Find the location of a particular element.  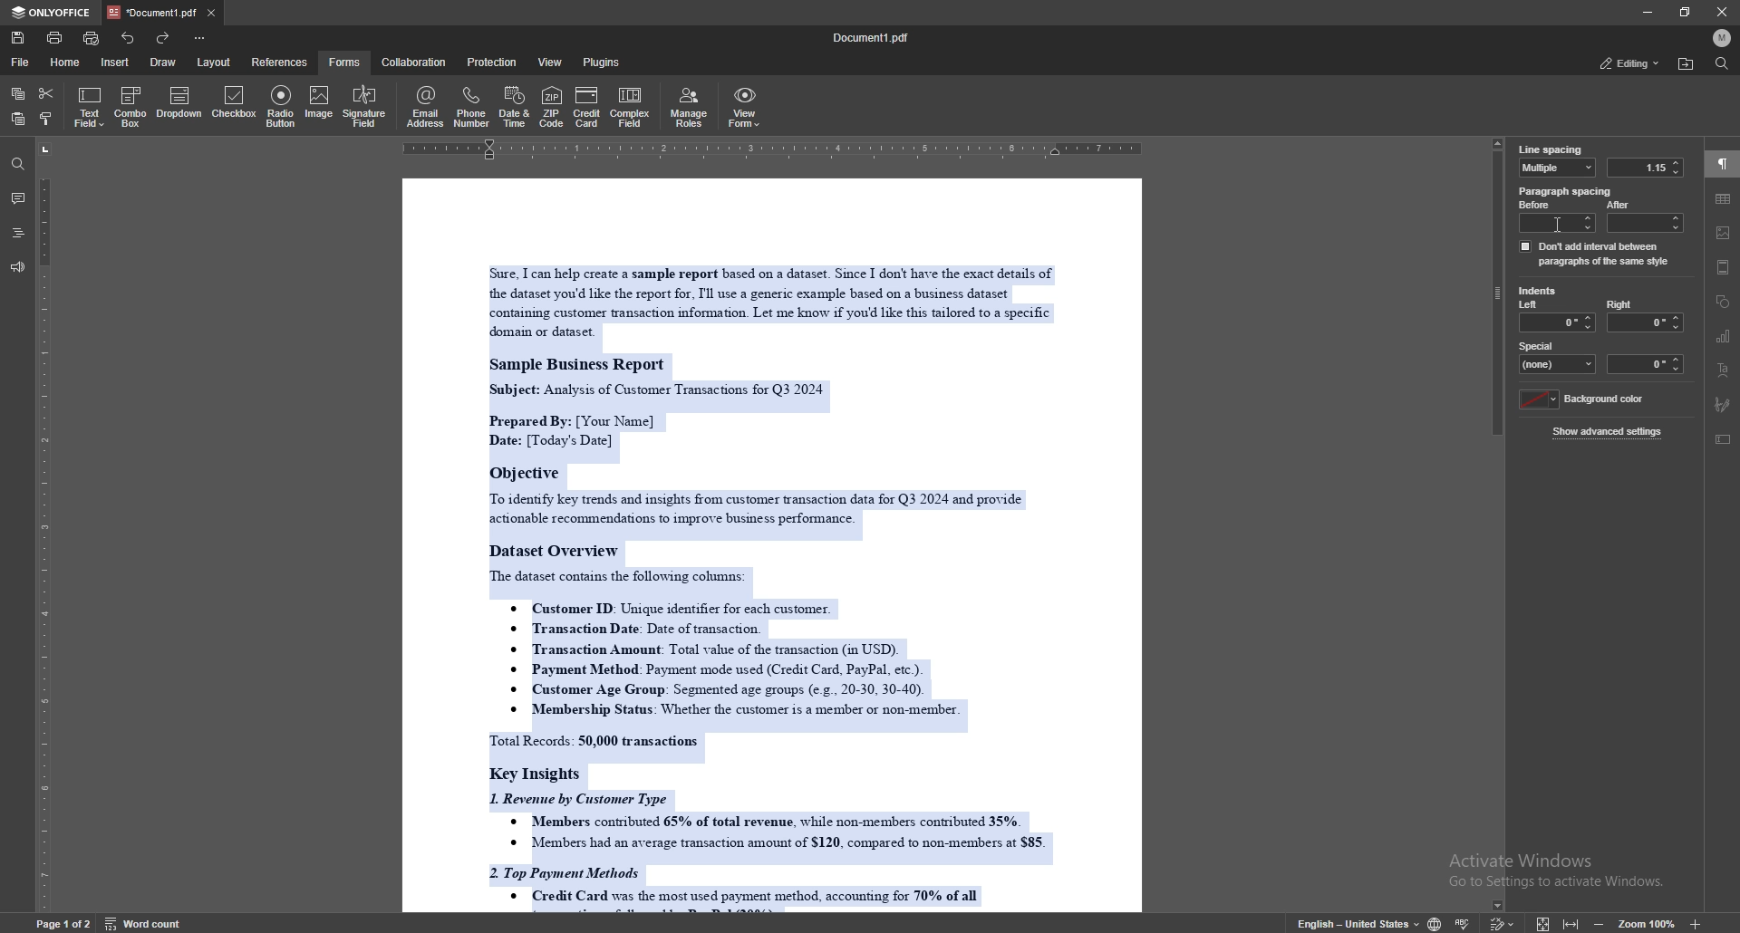

page is located at coordinates (63, 922).